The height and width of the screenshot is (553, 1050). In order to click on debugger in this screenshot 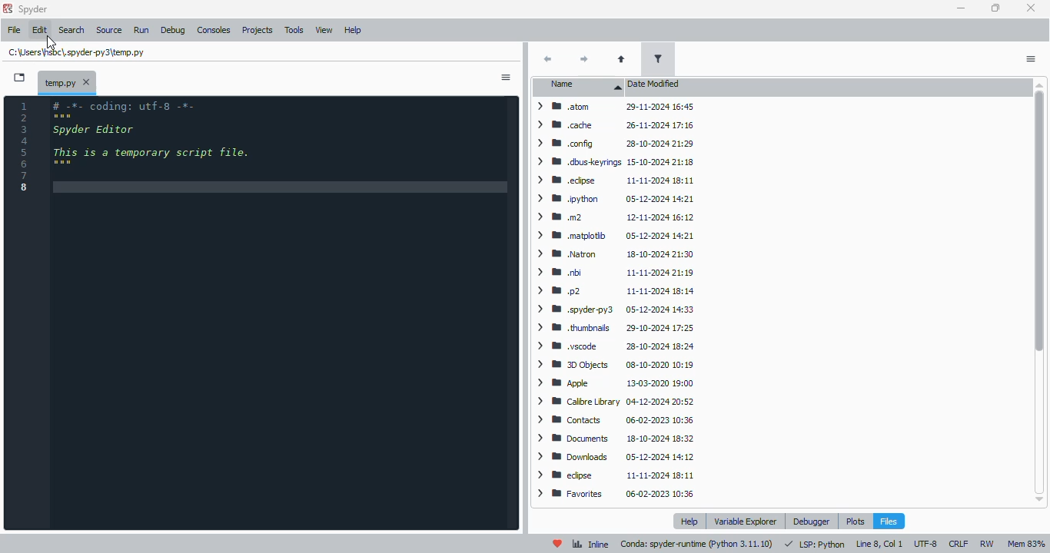, I will do `click(812, 521)`.